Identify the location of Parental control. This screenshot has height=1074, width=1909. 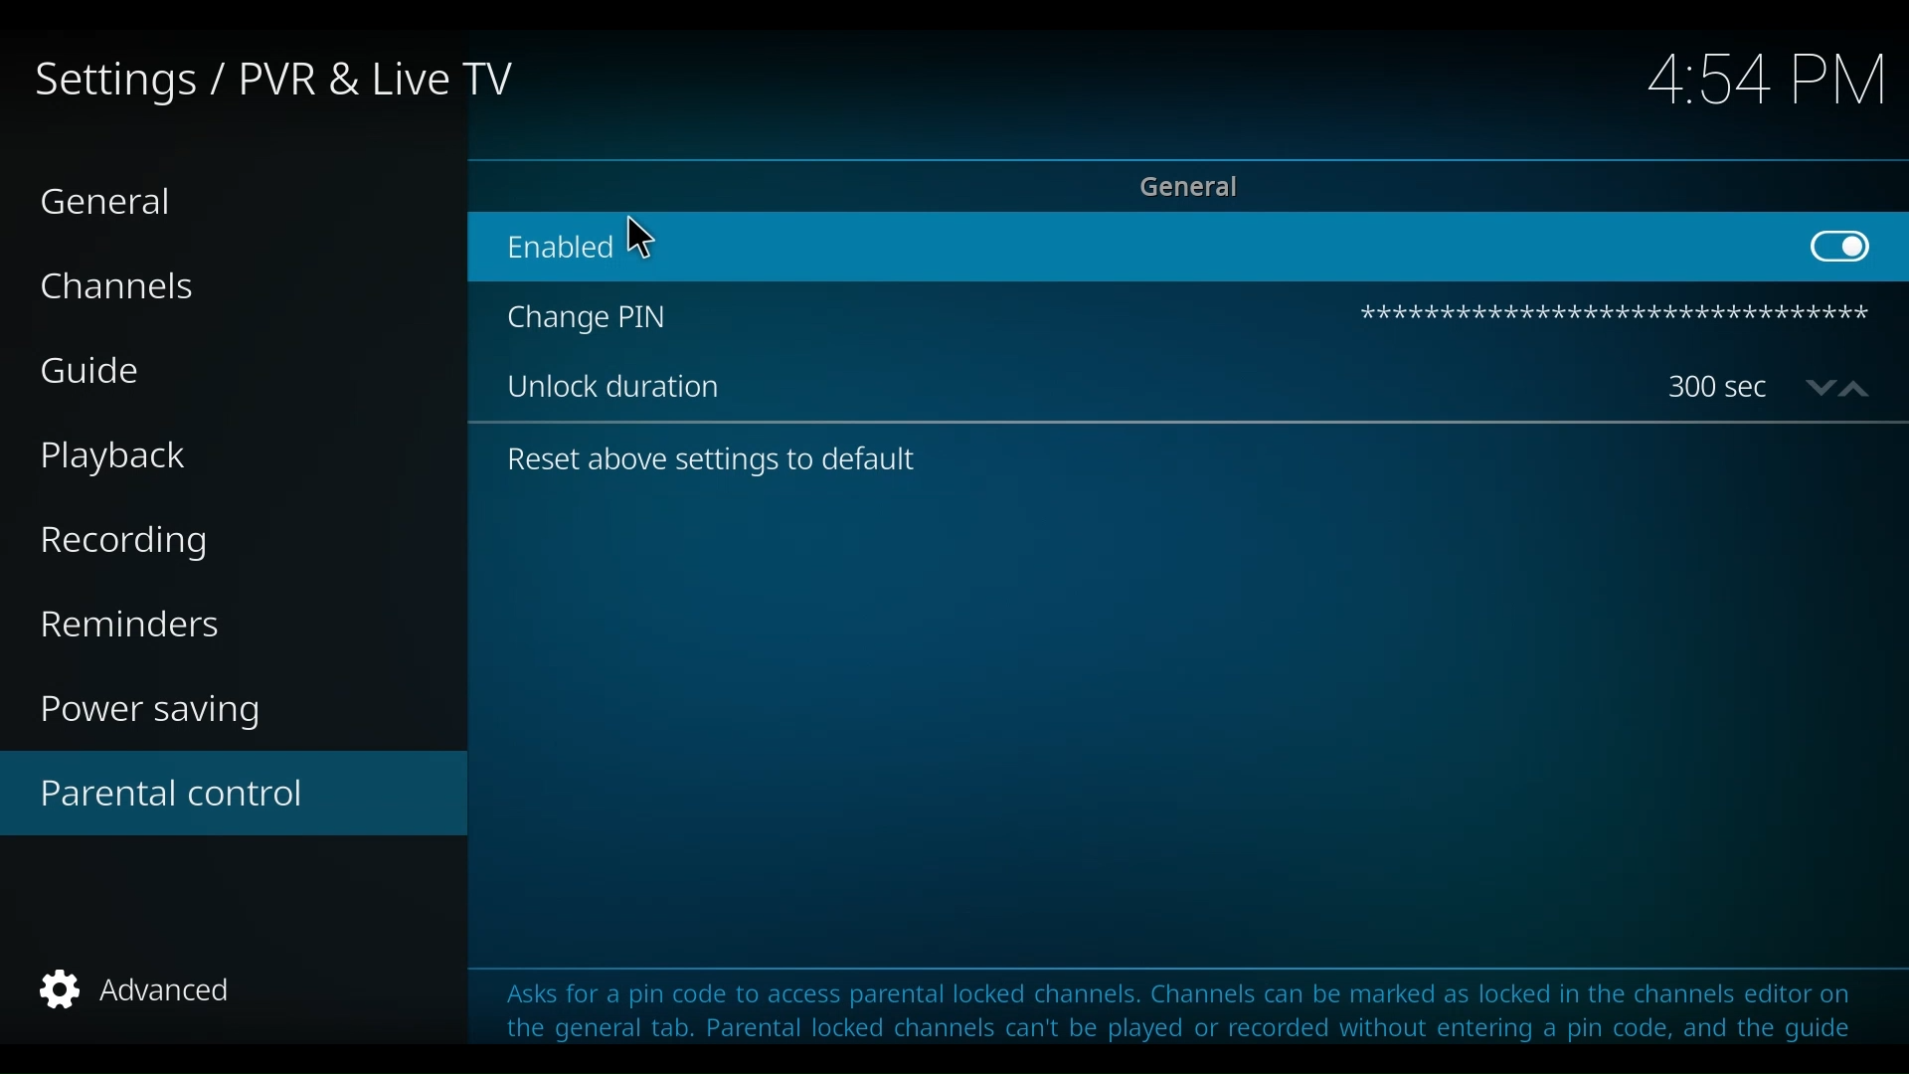
(233, 792).